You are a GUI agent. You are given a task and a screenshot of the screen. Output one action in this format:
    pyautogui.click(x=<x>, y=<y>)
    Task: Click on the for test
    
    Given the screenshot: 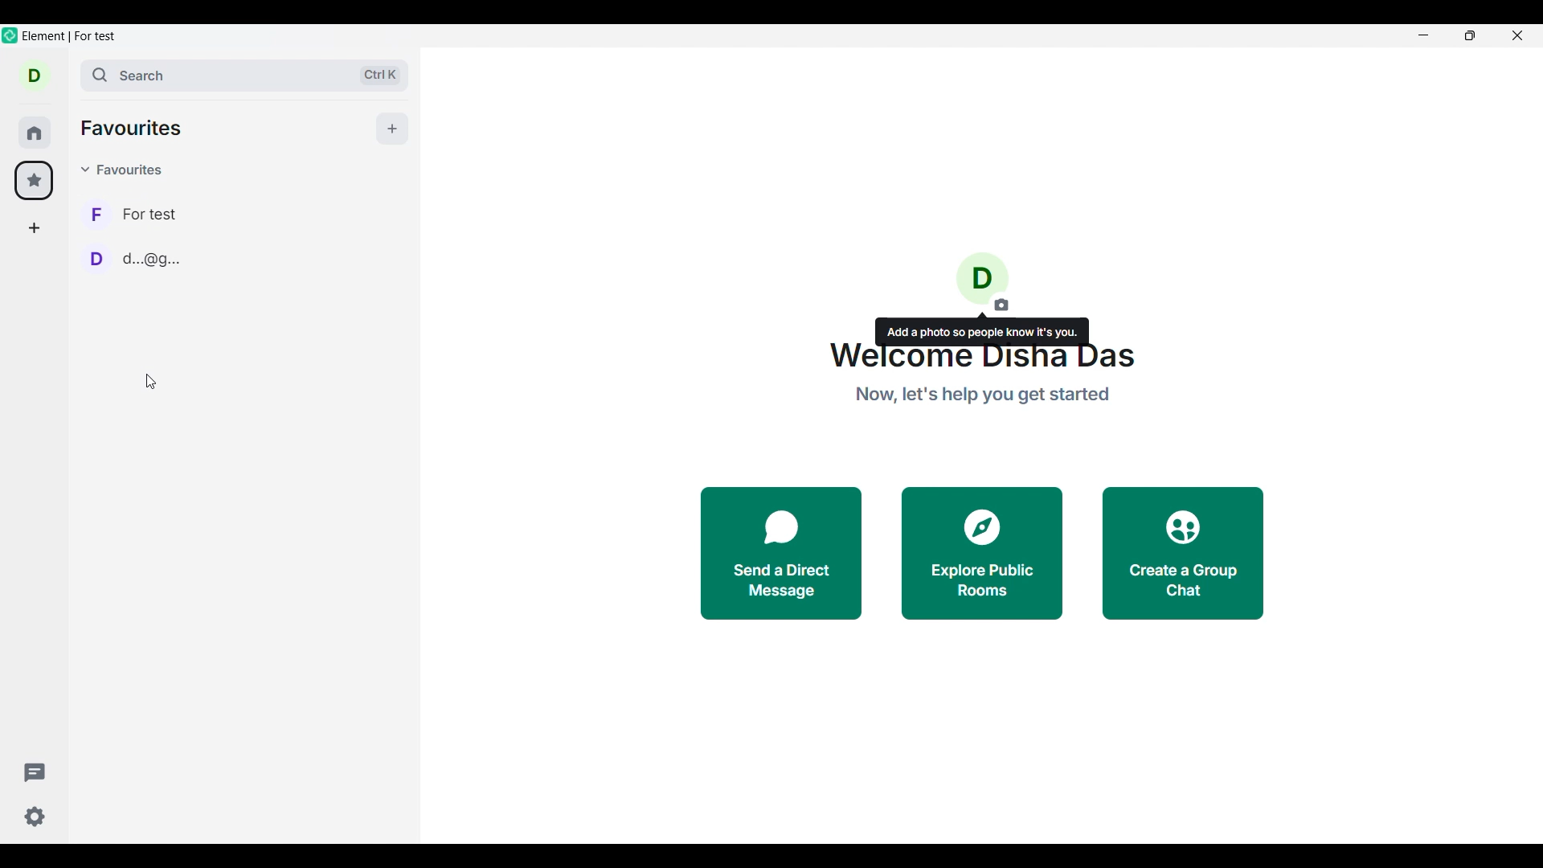 What is the action you would take?
    pyautogui.click(x=141, y=212)
    